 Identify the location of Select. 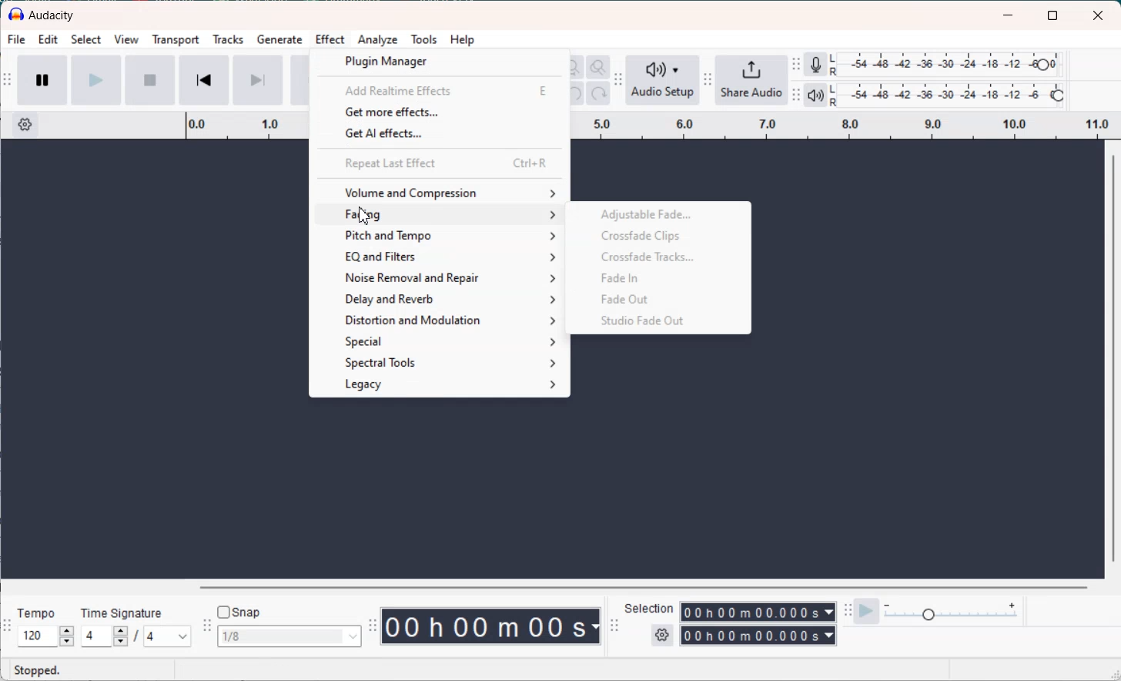
(86, 41).